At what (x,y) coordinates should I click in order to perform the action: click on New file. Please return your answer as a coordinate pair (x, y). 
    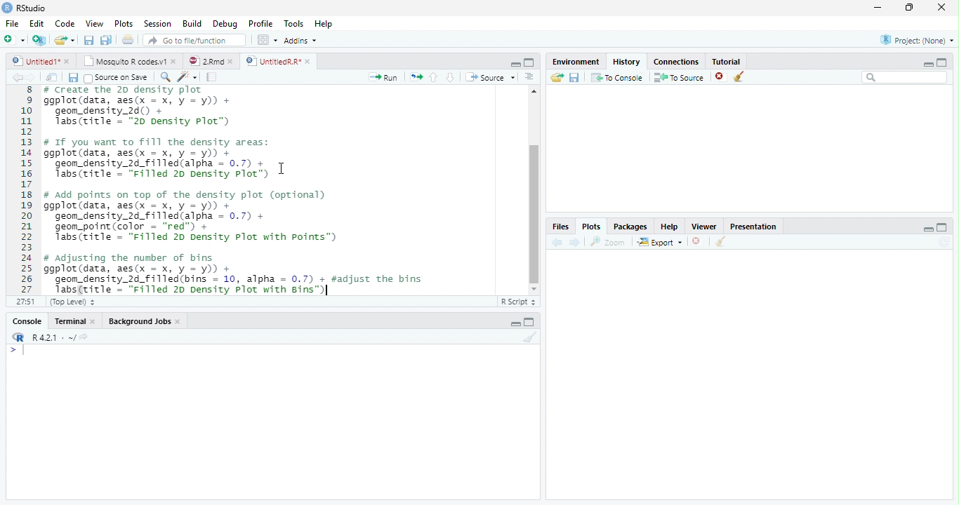
    Looking at the image, I should click on (14, 40).